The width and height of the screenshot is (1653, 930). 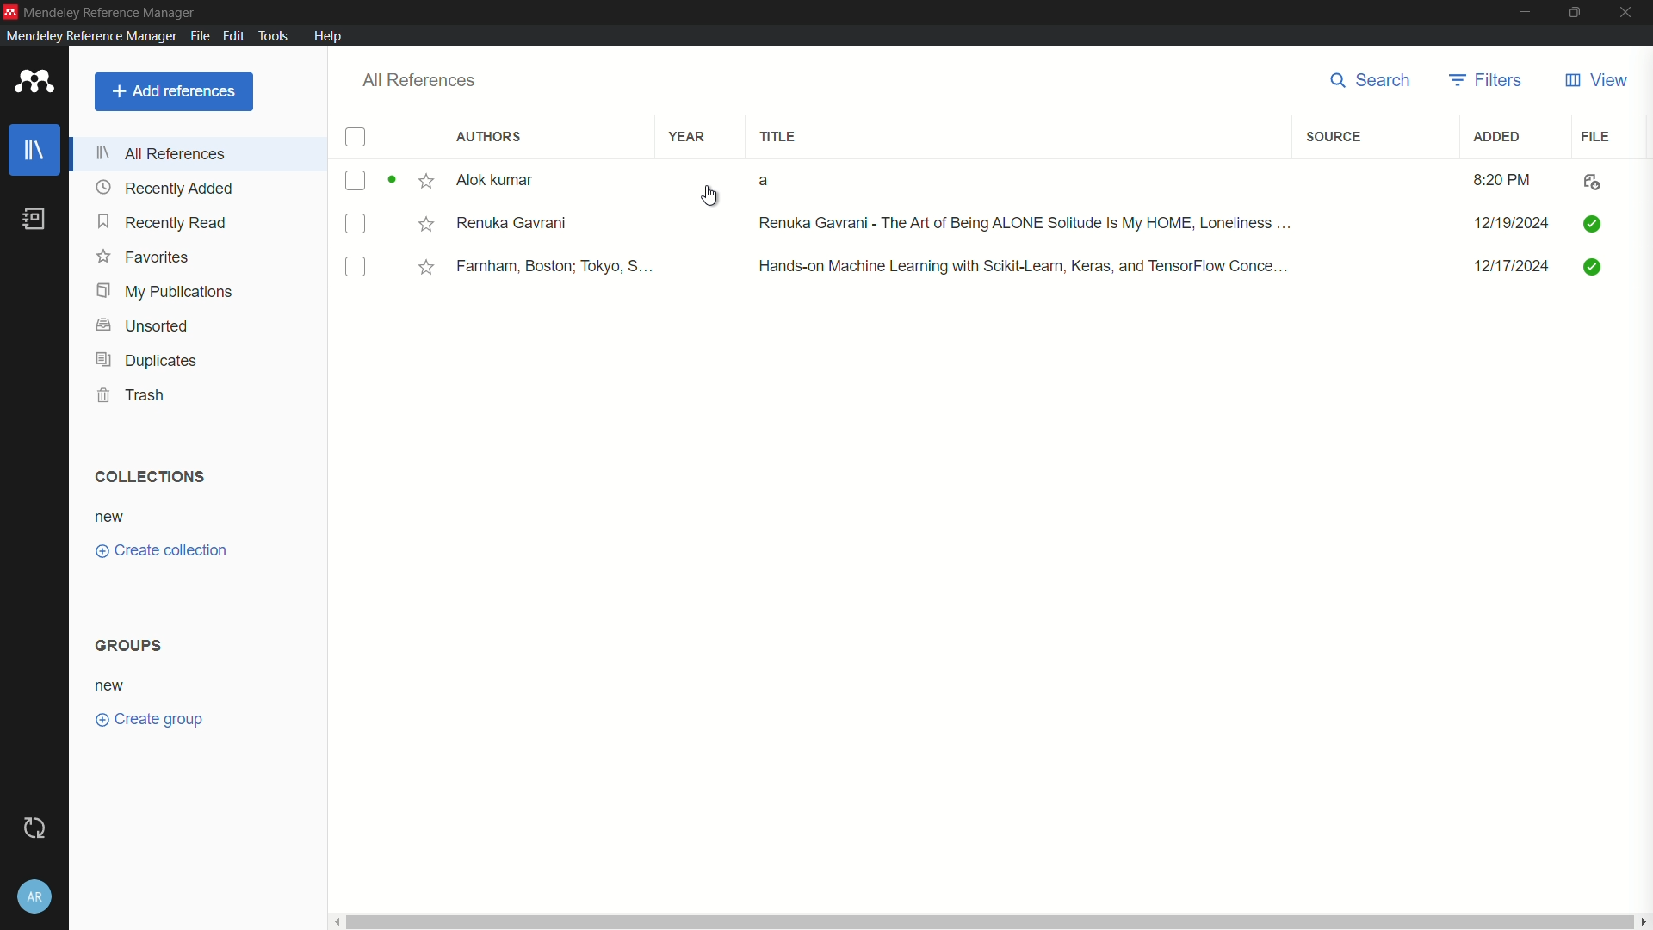 I want to click on recently added, so click(x=164, y=189).